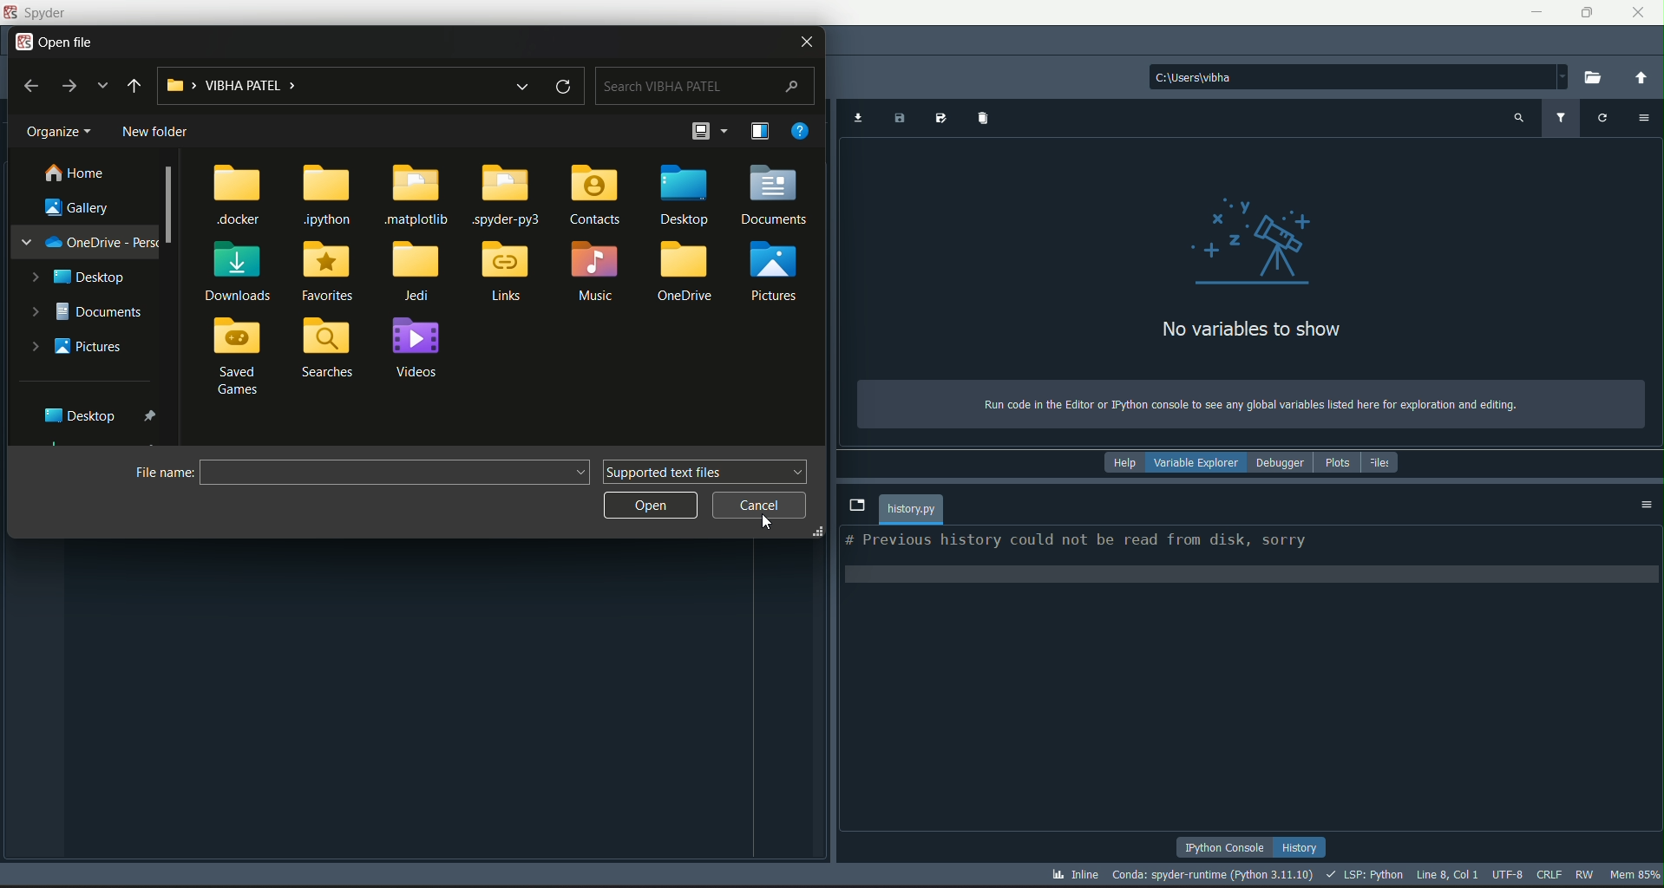 This screenshot has width=1664, height=888. I want to click on search bar, so click(705, 86).